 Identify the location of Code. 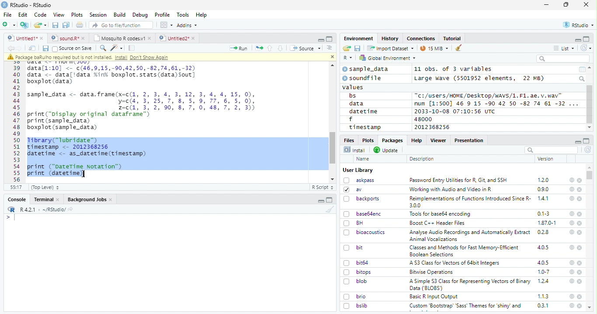
(40, 15).